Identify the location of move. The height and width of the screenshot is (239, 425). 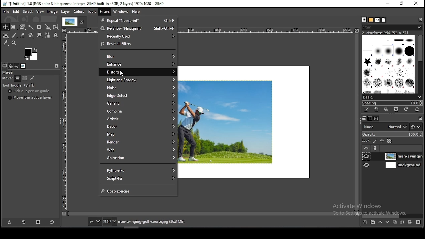
(9, 72).